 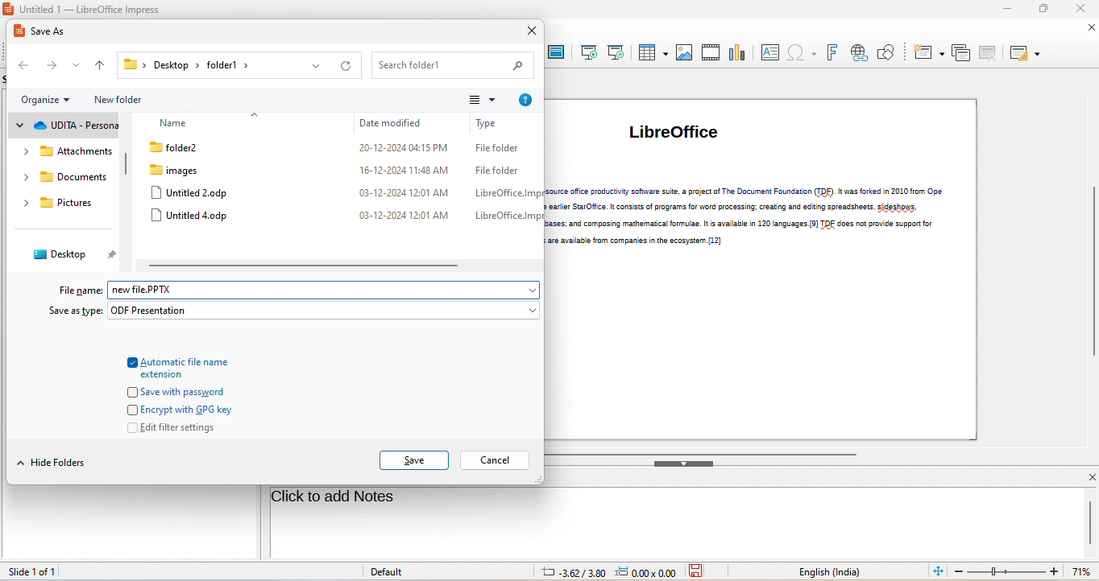 What do you see at coordinates (58, 202) in the screenshot?
I see `pictures` at bounding box center [58, 202].